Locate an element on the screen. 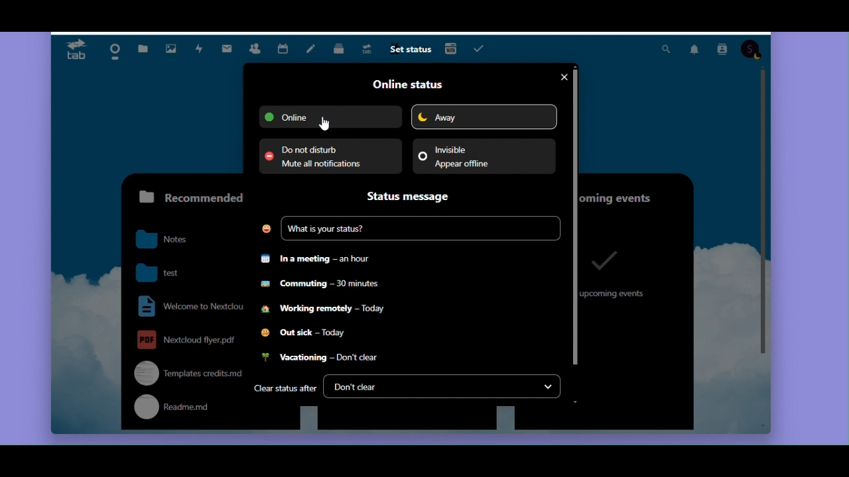 This screenshot has height=477, width=849. Out sick today is located at coordinates (306, 334).